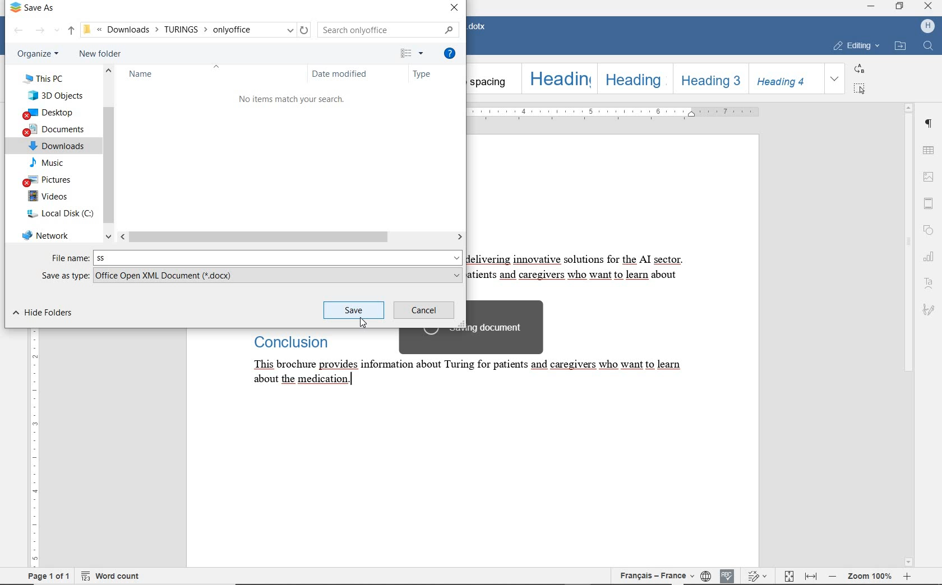  Describe the element at coordinates (461, 325) in the screenshot. I see `resize` at that location.